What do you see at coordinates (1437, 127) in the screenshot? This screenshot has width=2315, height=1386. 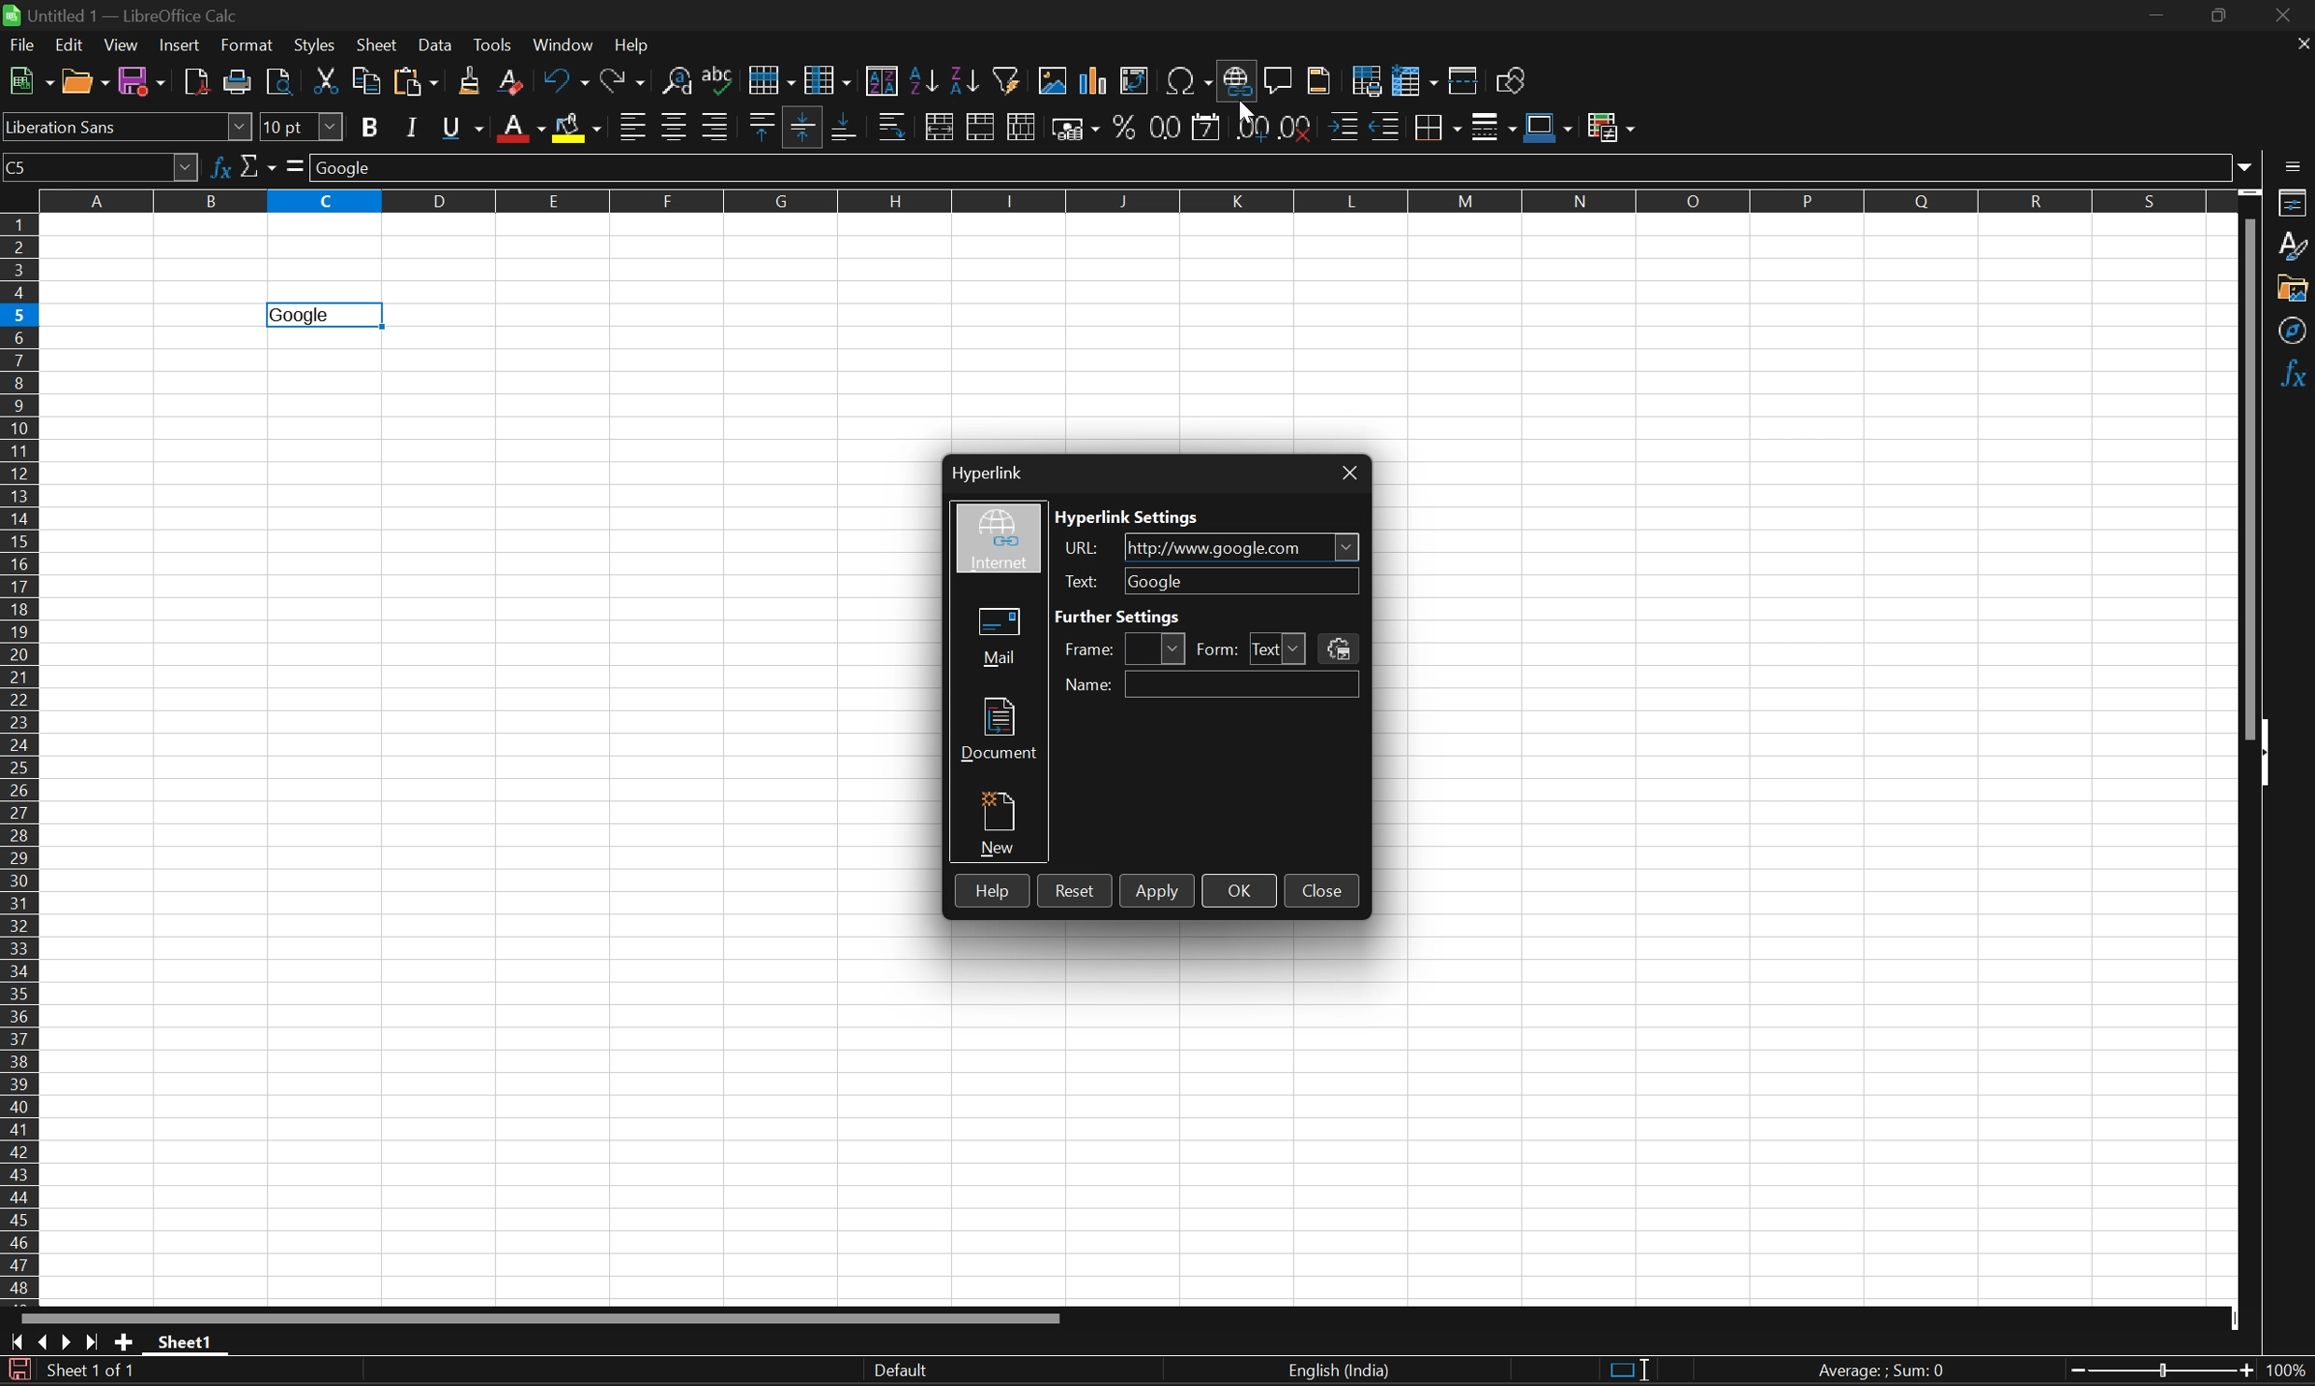 I see `Borders` at bounding box center [1437, 127].